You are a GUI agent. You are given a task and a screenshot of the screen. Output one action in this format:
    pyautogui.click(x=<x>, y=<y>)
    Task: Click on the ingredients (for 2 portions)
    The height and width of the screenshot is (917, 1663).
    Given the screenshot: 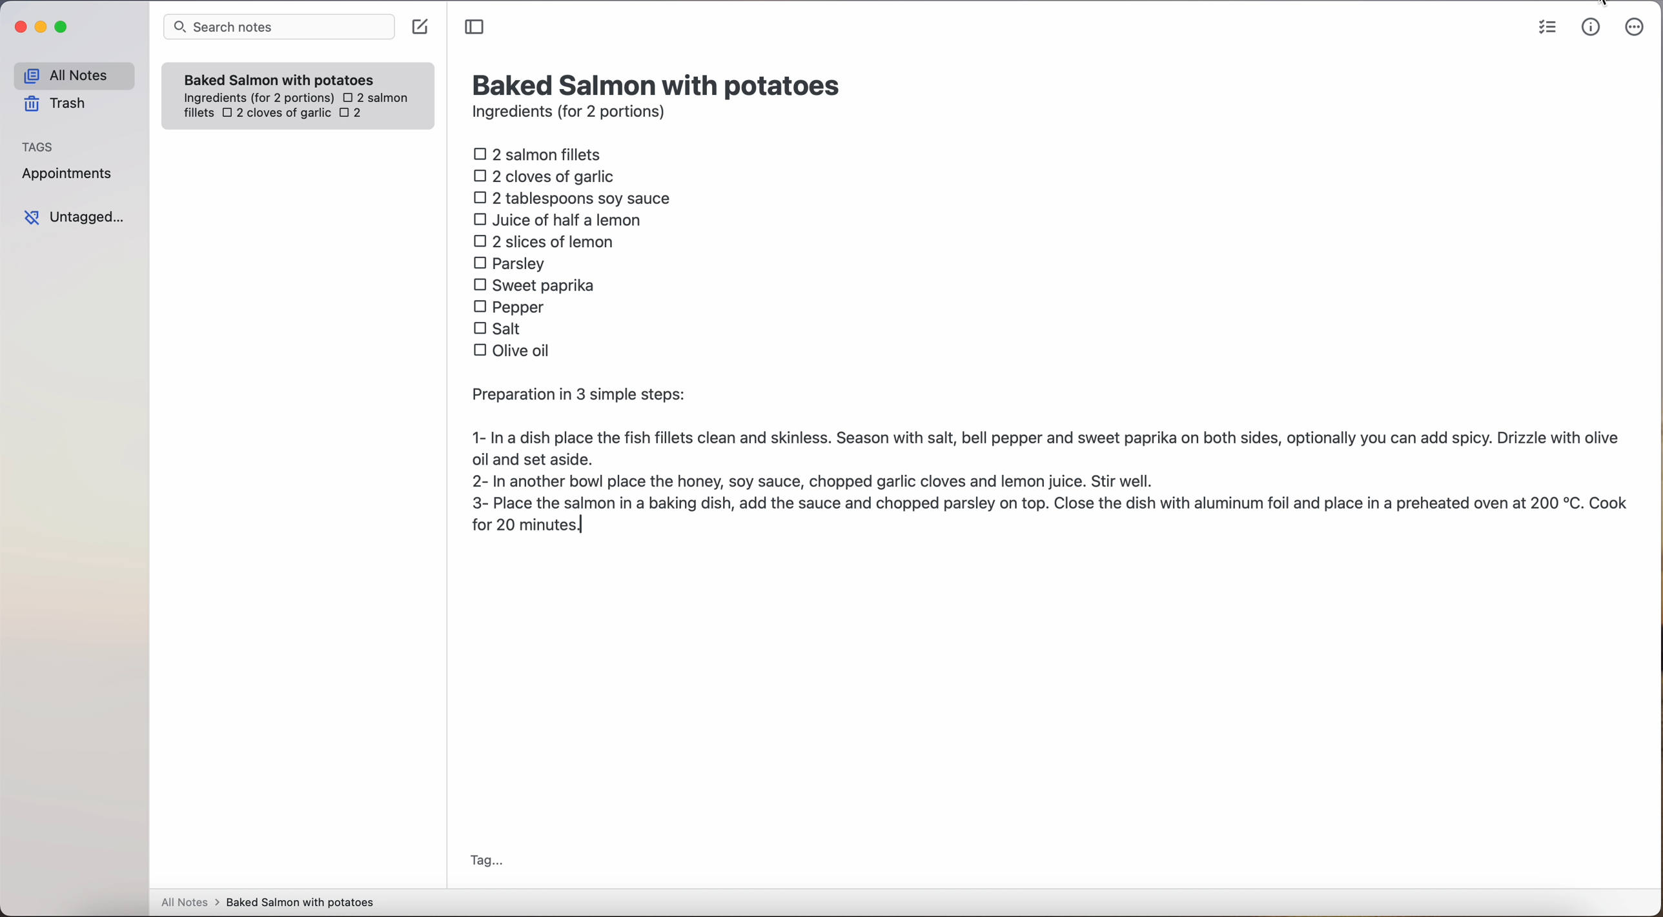 What is the action you would take?
    pyautogui.click(x=573, y=114)
    